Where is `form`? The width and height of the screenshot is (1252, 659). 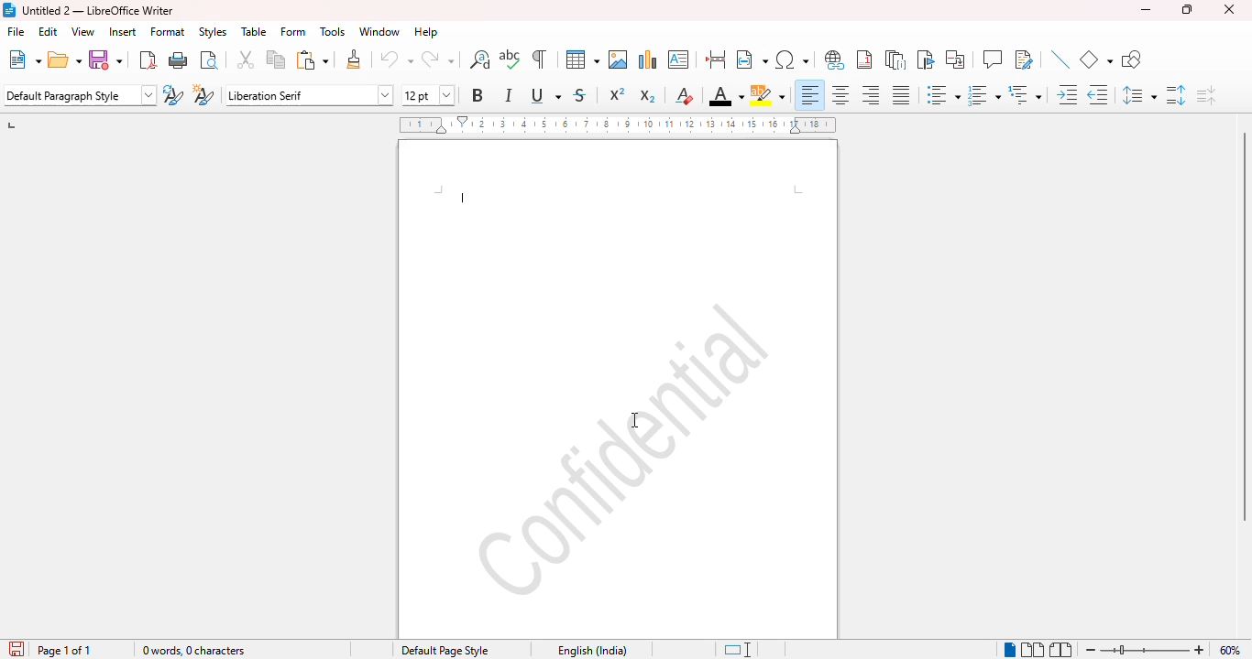 form is located at coordinates (293, 31).